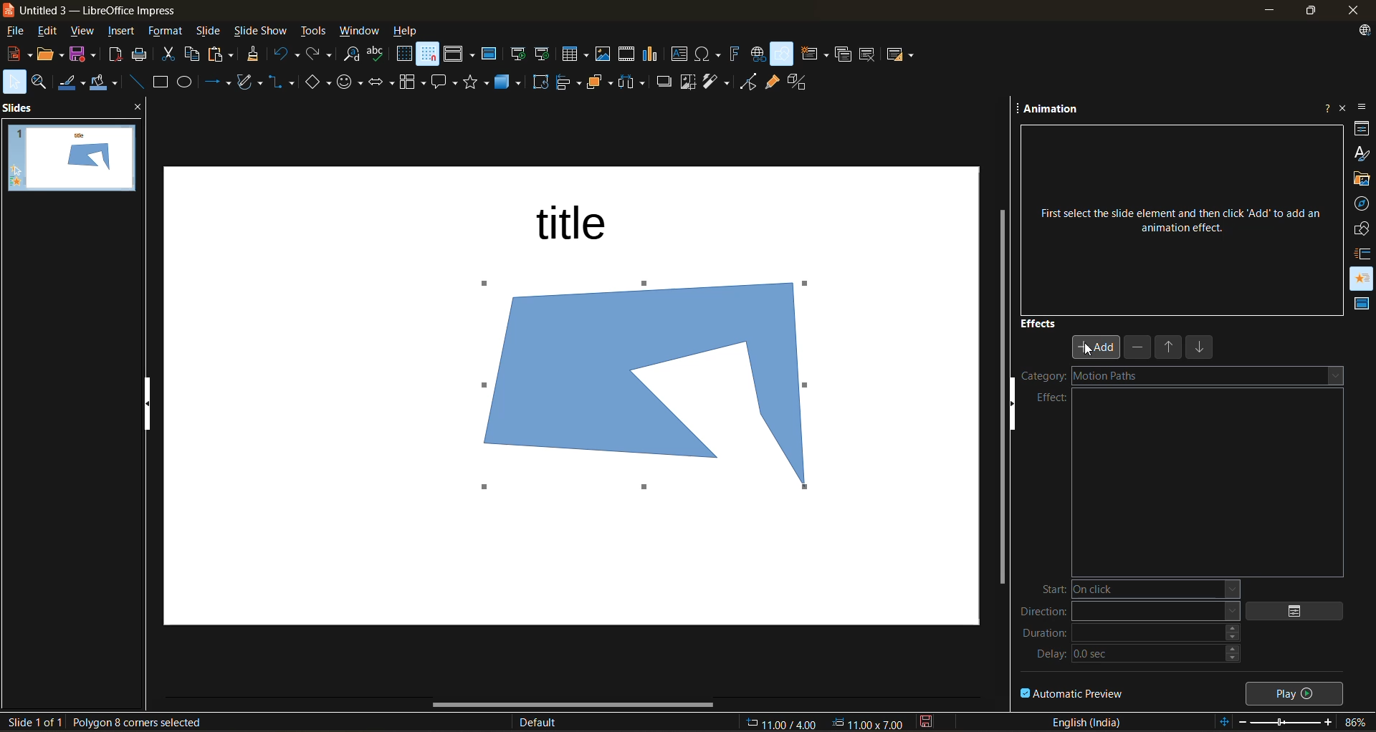 The image size is (1376, 732). Describe the element at coordinates (1360, 251) in the screenshot. I see `slide transition` at that location.